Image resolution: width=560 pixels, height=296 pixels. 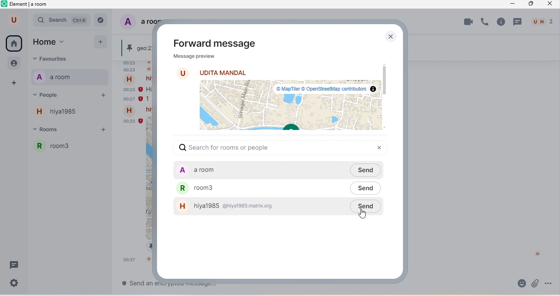 I want to click on people, so click(x=13, y=64).